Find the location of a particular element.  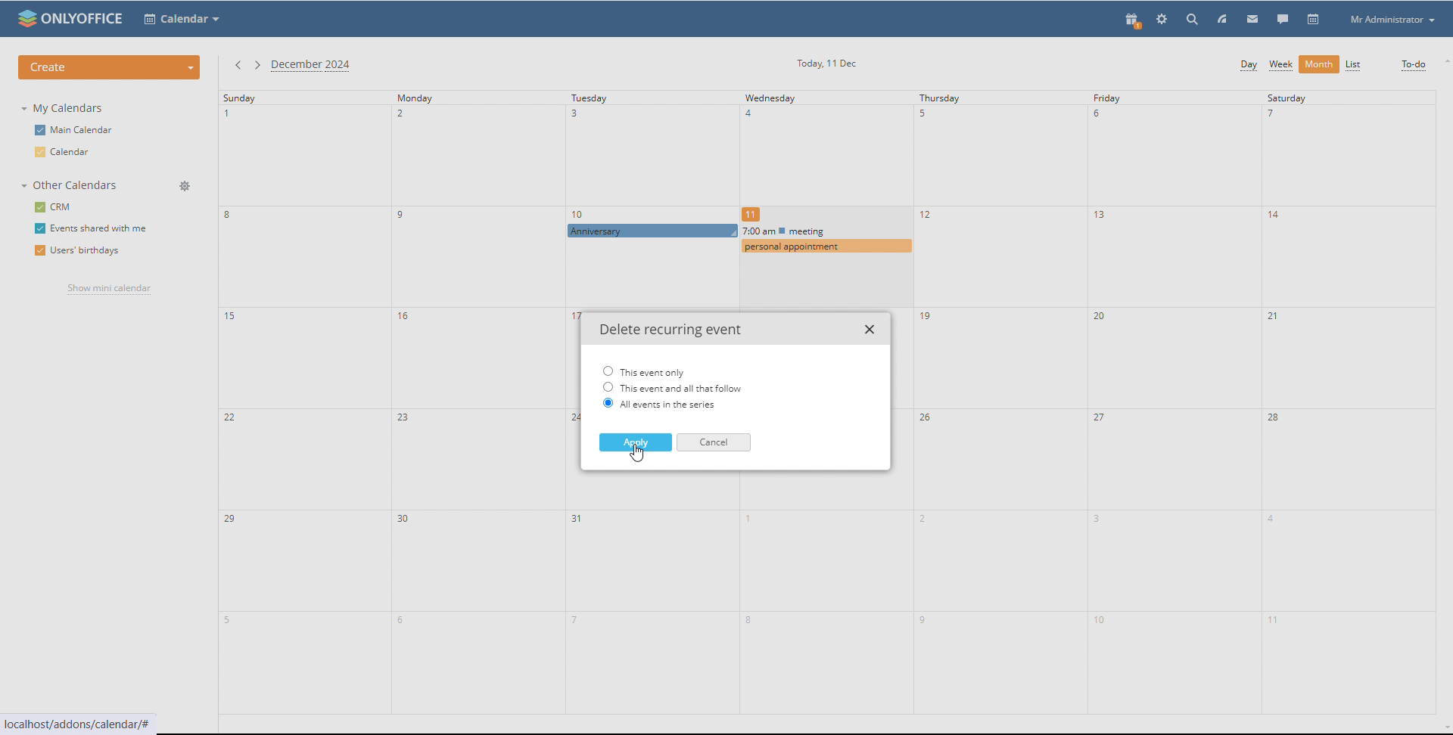

thursday is located at coordinates (1000, 403).